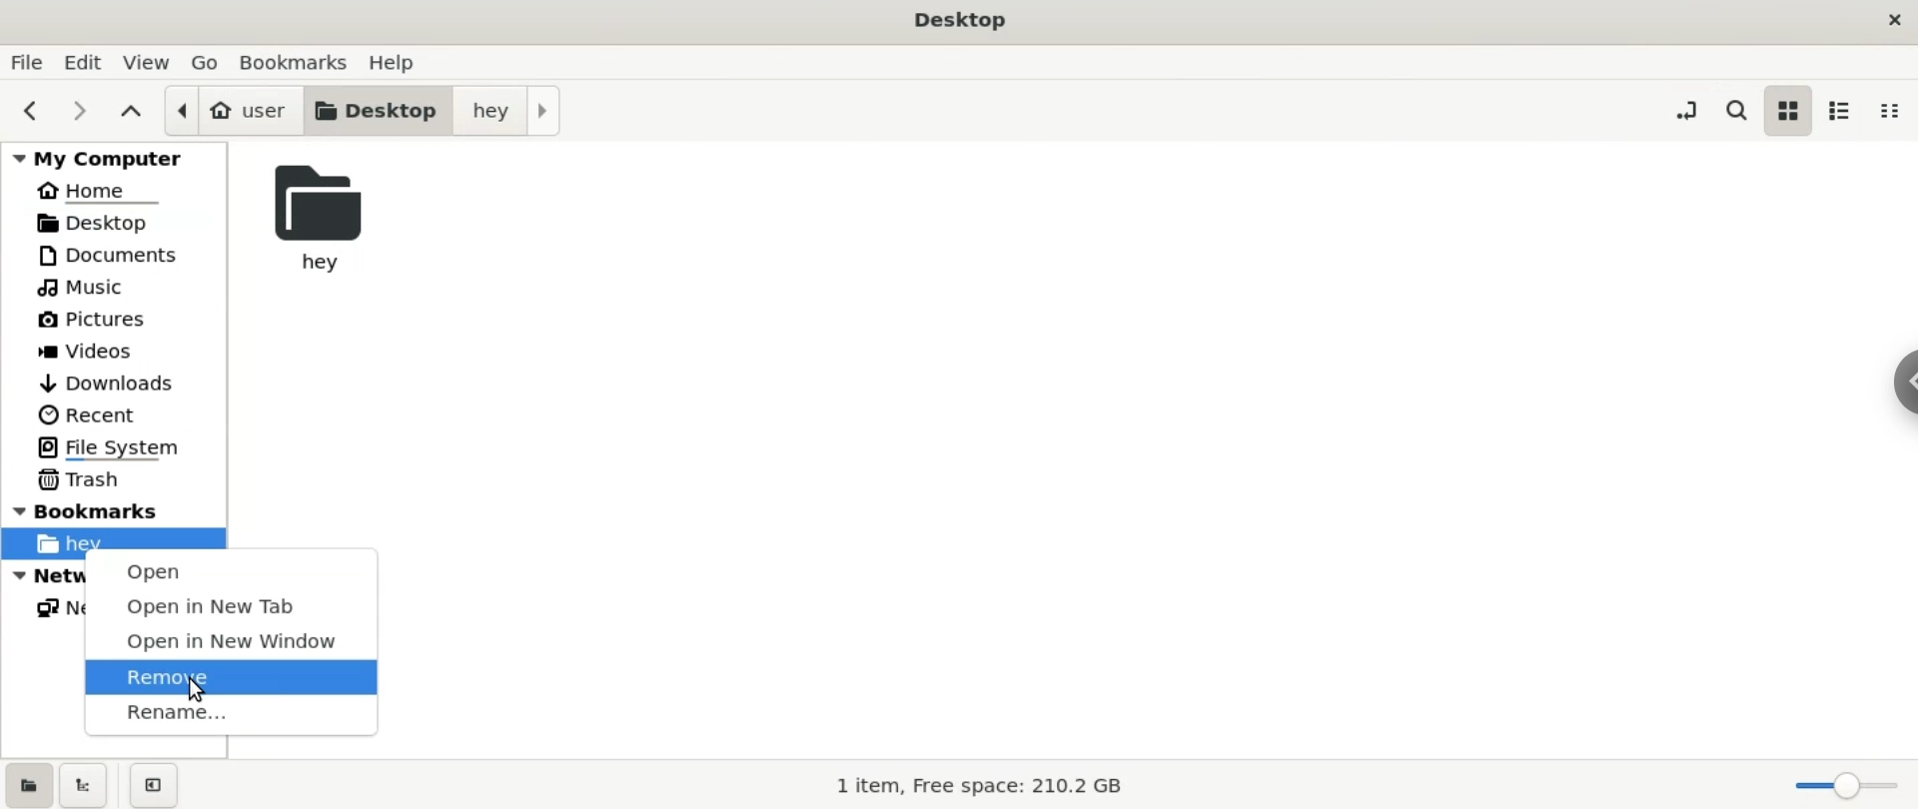  Describe the element at coordinates (1891, 20) in the screenshot. I see `close` at that location.